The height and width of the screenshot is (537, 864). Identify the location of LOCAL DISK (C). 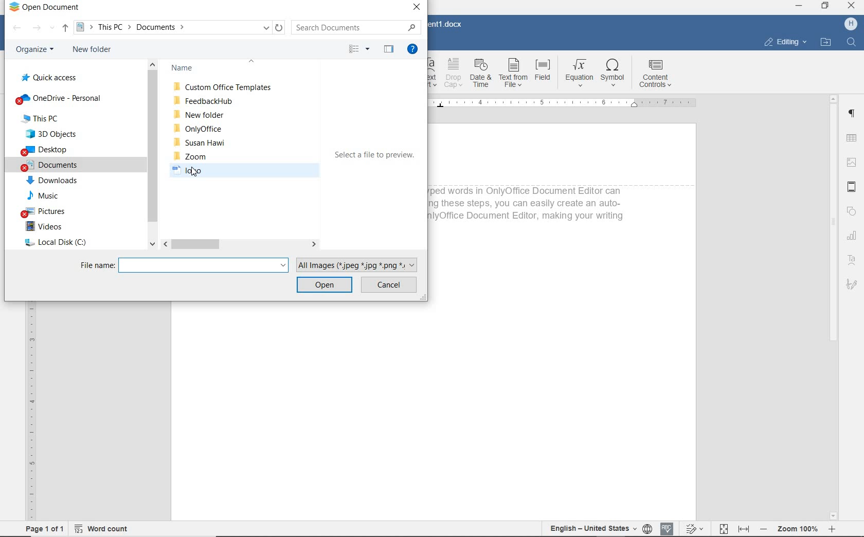
(55, 244).